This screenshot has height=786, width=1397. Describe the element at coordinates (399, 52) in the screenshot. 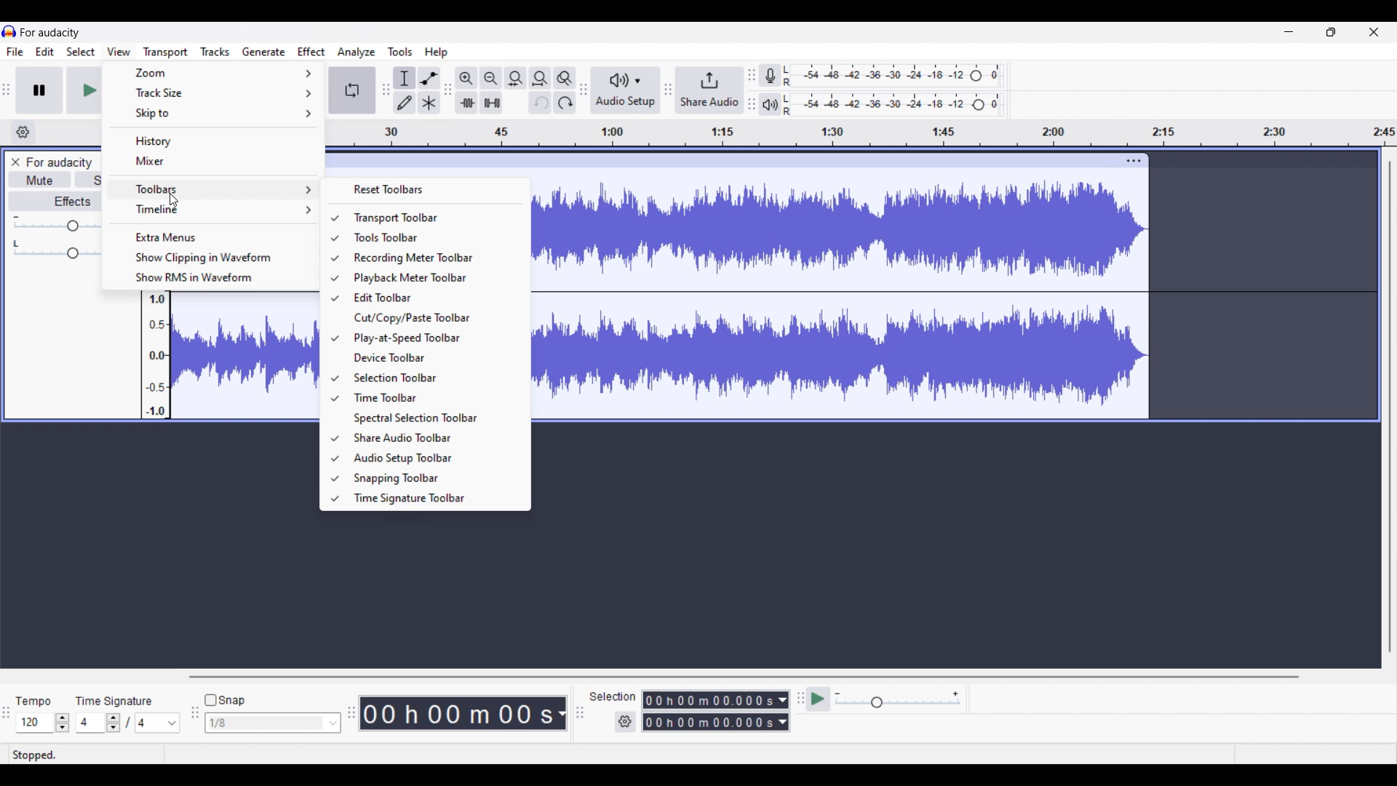

I see `Tools` at that location.